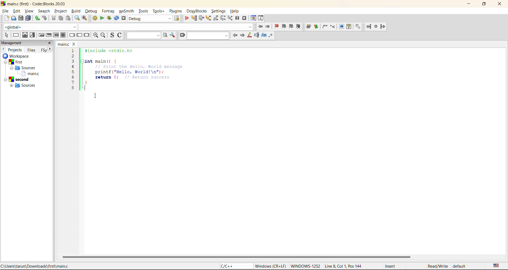 Image resolution: width=508 pixels, height=270 pixels. Describe the element at coordinates (15, 50) in the screenshot. I see `projects` at that location.